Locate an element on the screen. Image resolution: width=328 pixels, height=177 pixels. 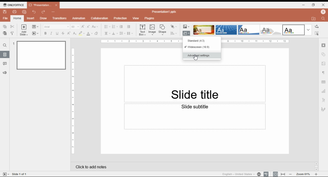
Slide subtitle is located at coordinates (195, 117).